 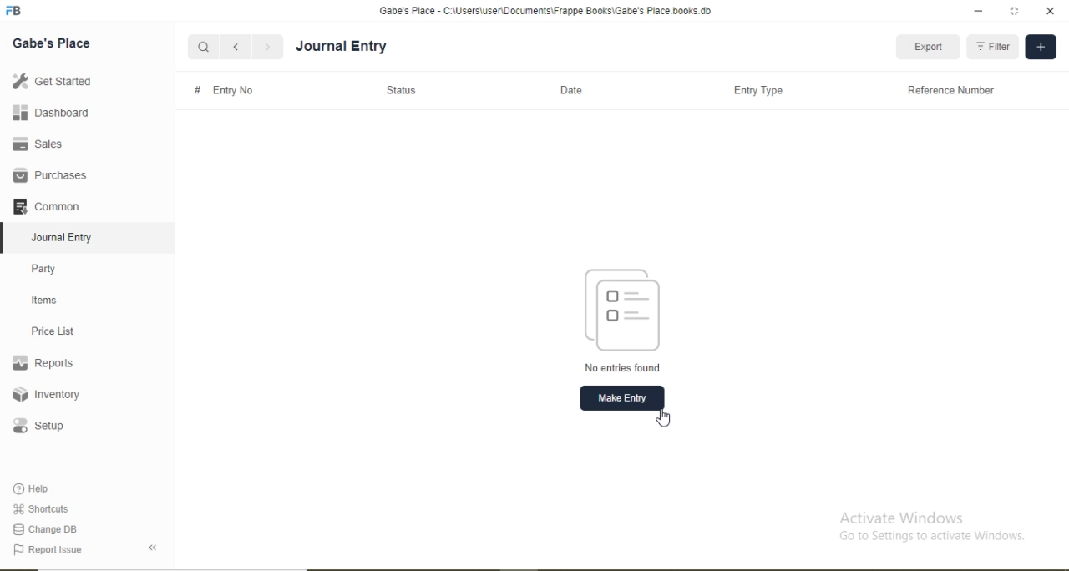 What do you see at coordinates (33, 488) in the screenshot?
I see `Help` at bounding box center [33, 488].